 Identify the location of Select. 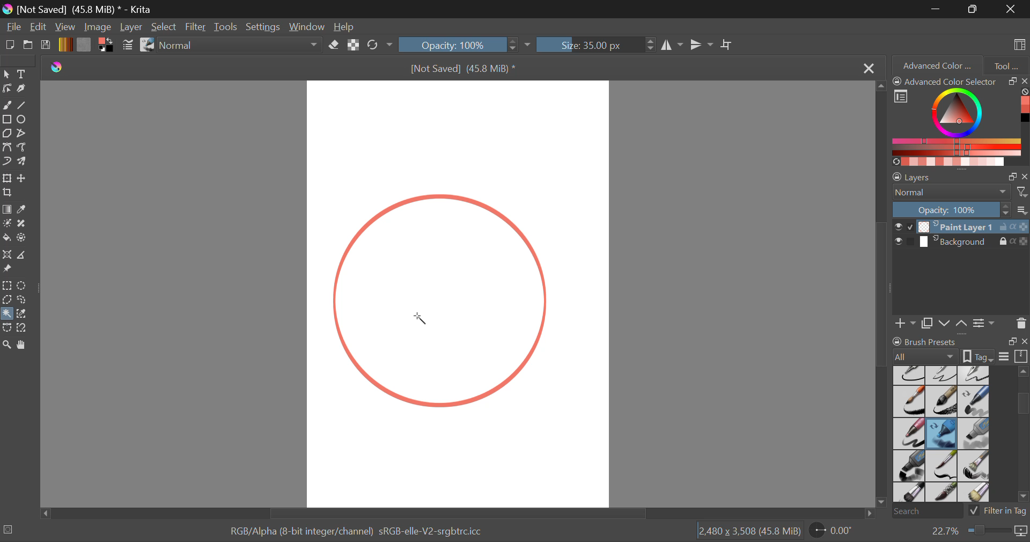
(6, 74).